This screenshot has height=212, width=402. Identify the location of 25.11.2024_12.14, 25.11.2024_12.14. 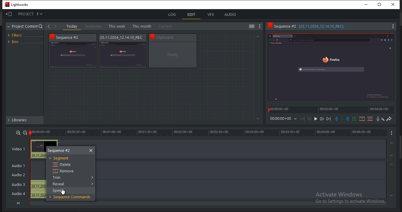
(38, 189).